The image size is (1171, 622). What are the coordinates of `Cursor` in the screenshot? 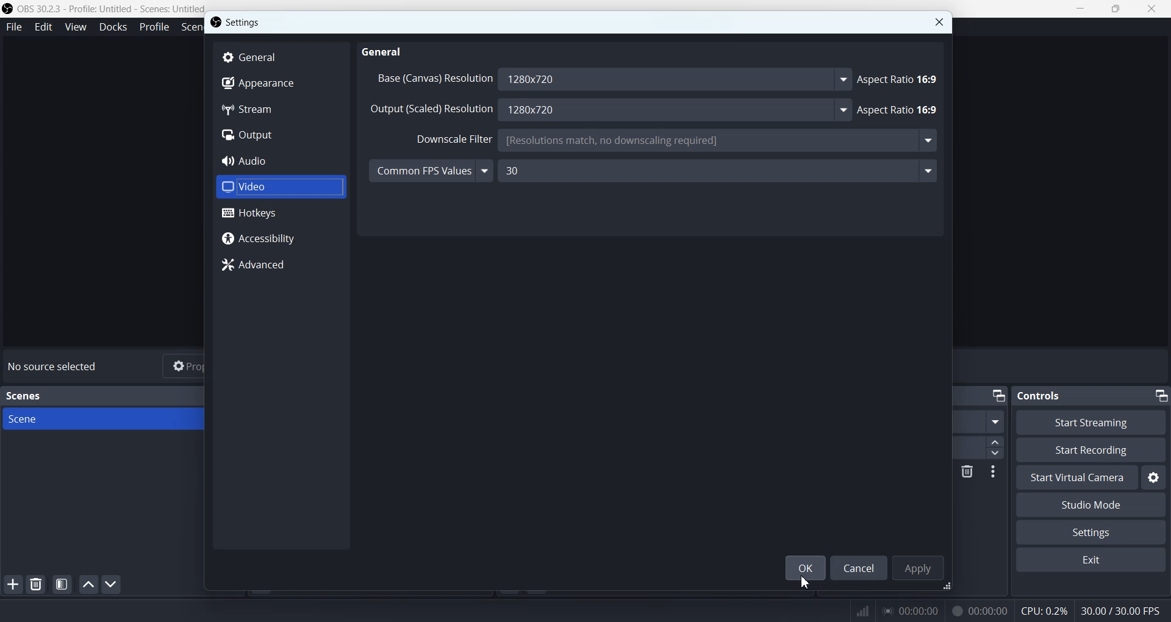 It's located at (806, 582).